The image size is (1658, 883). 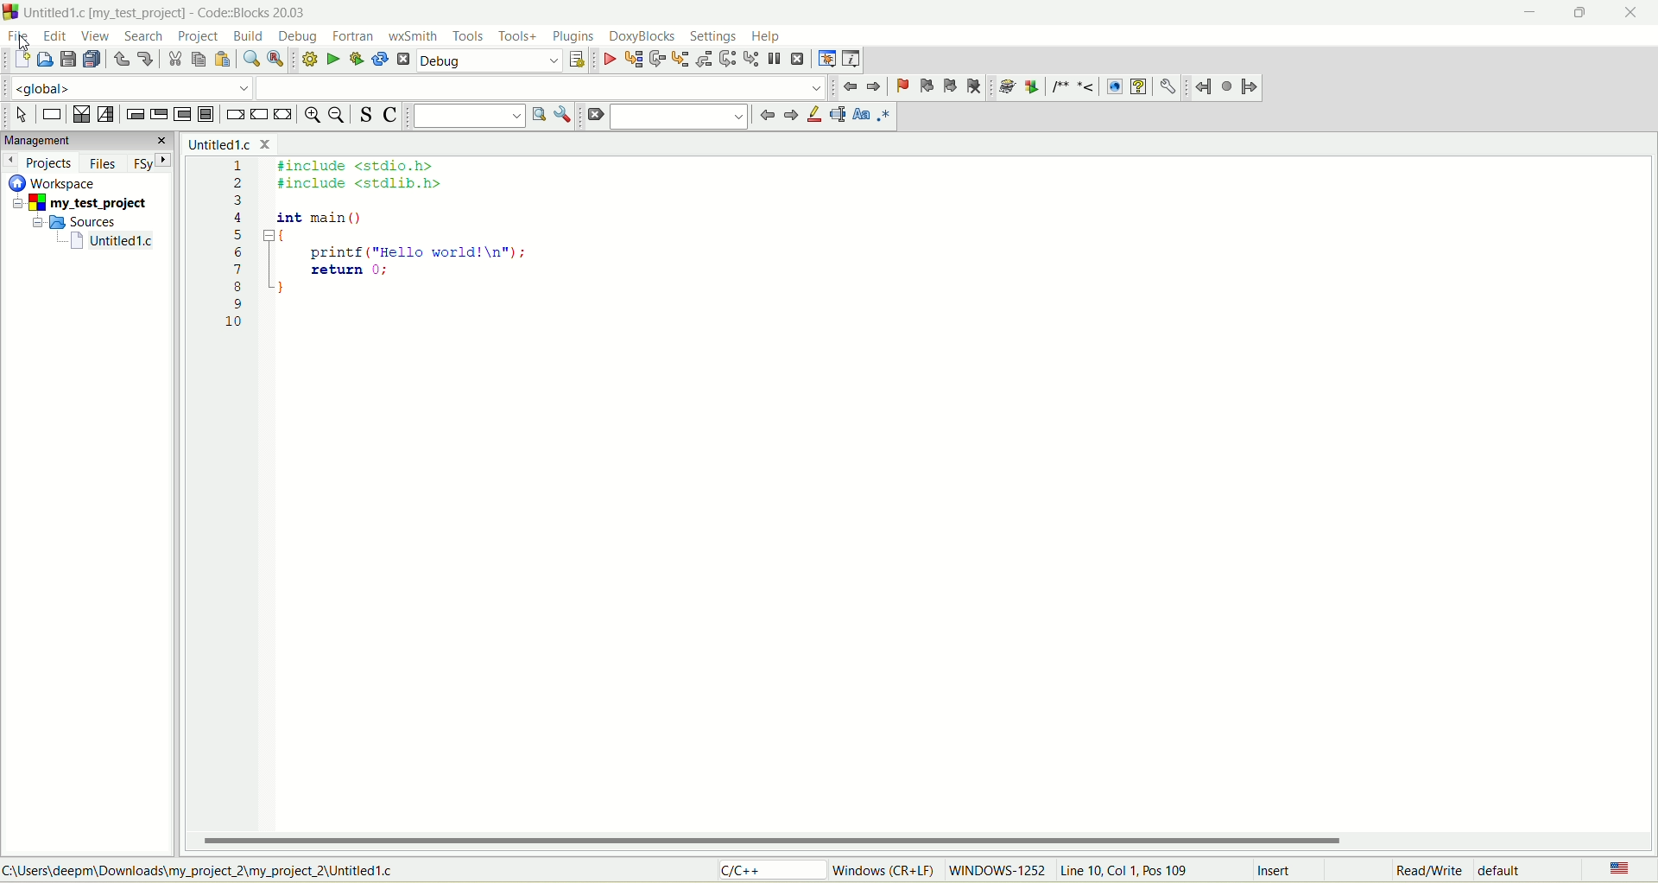 What do you see at coordinates (1505, 869) in the screenshot?
I see `default` at bounding box center [1505, 869].